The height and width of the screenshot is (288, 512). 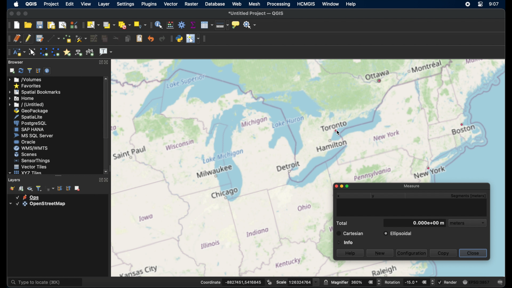 What do you see at coordinates (36, 204) in the screenshot?
I see `layer` at bounding box center [36, 204].